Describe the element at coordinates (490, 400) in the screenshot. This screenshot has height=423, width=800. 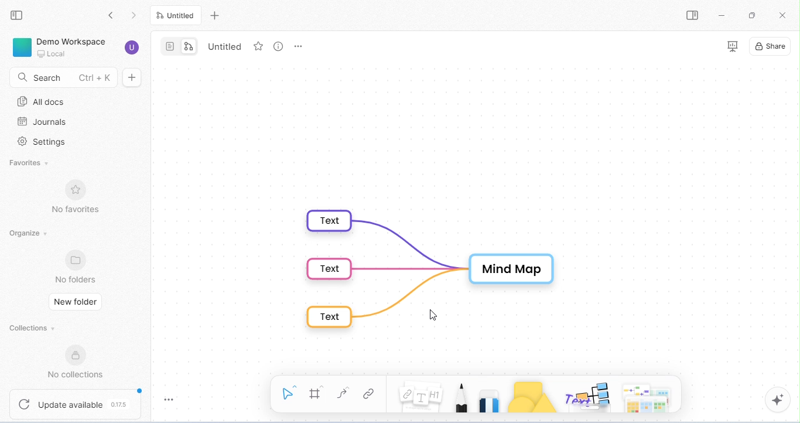
I see `eraser` at that location.